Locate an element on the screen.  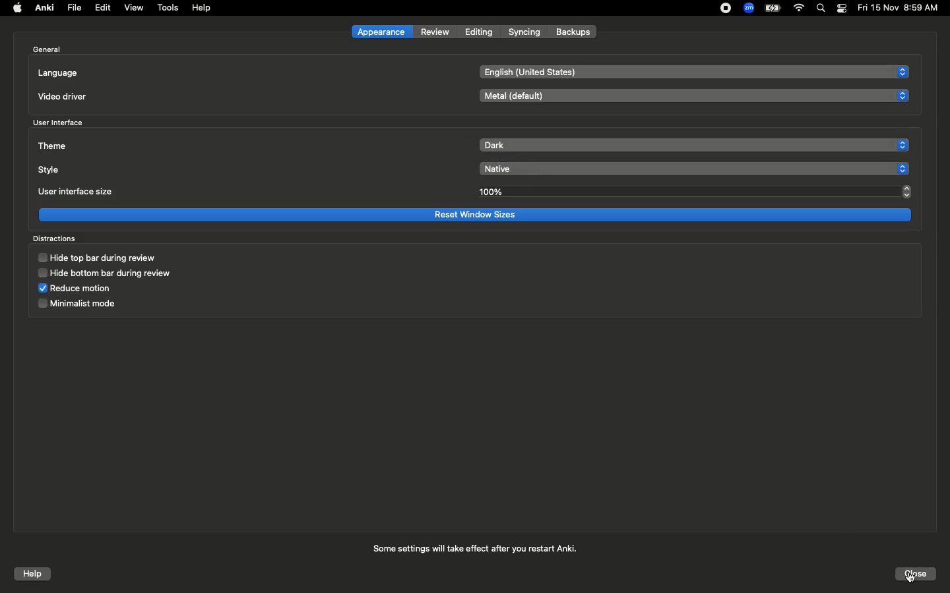
Tools is located at coordinates (167, 8).